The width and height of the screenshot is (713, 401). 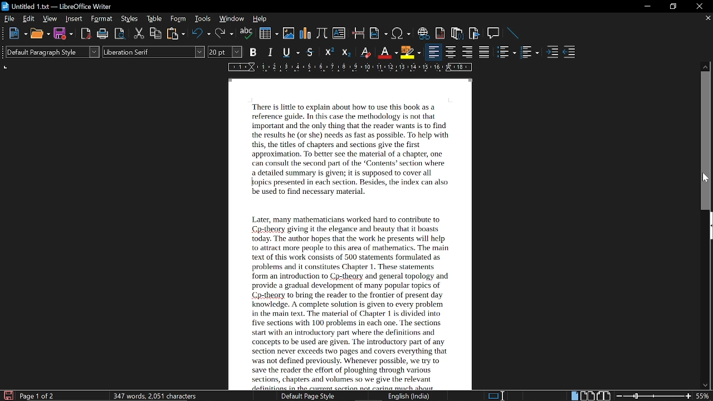 I want to click on highlight, so click(x=411, y=52).